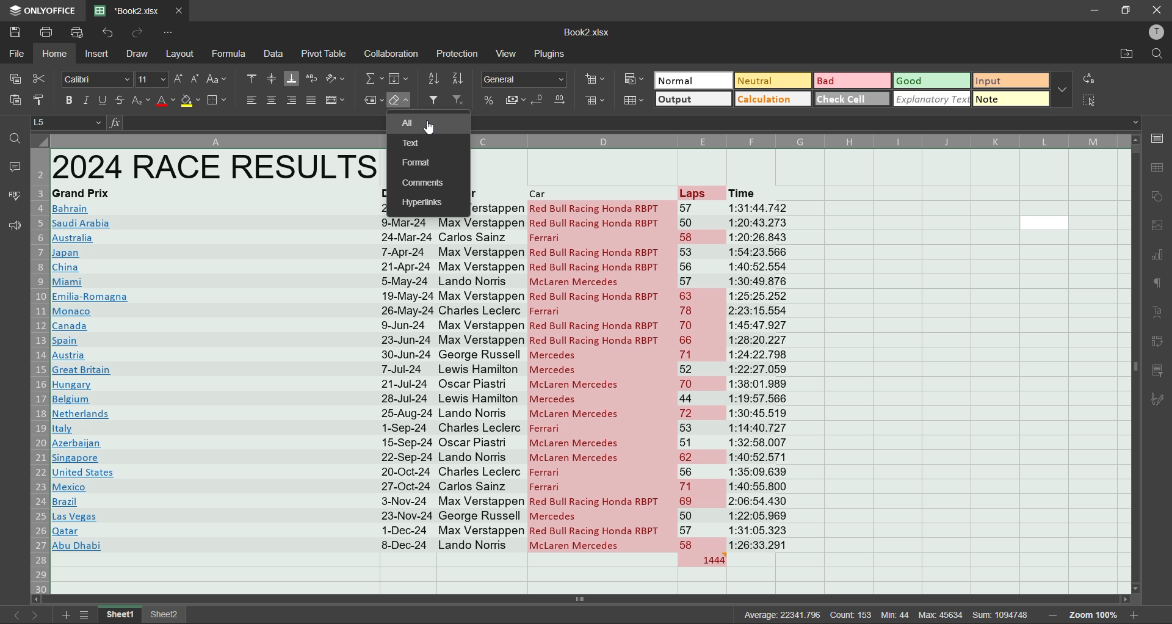 This screenshot has width=1172, height=624. I want to click on replace, so click(1093, 78).